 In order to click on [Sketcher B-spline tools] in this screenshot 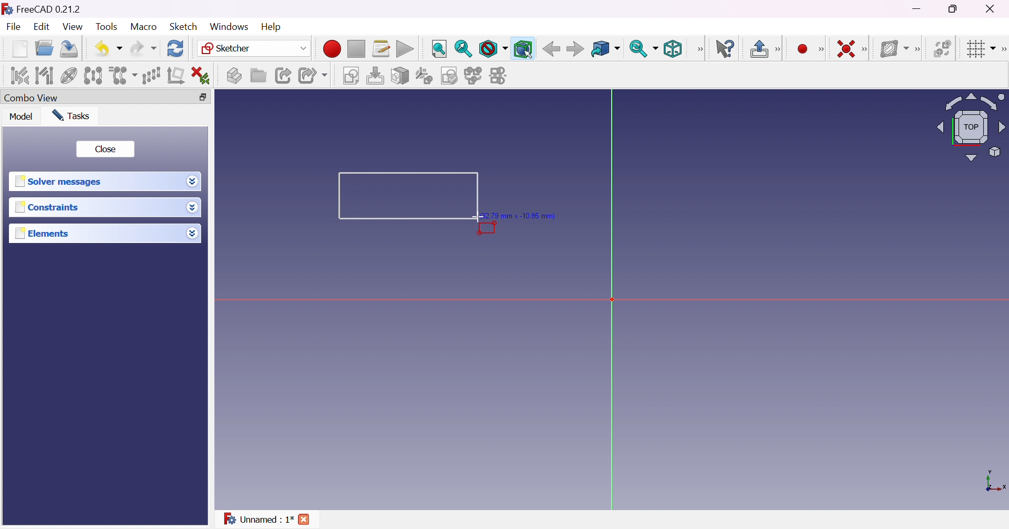, I will do `click(919, 49)`.